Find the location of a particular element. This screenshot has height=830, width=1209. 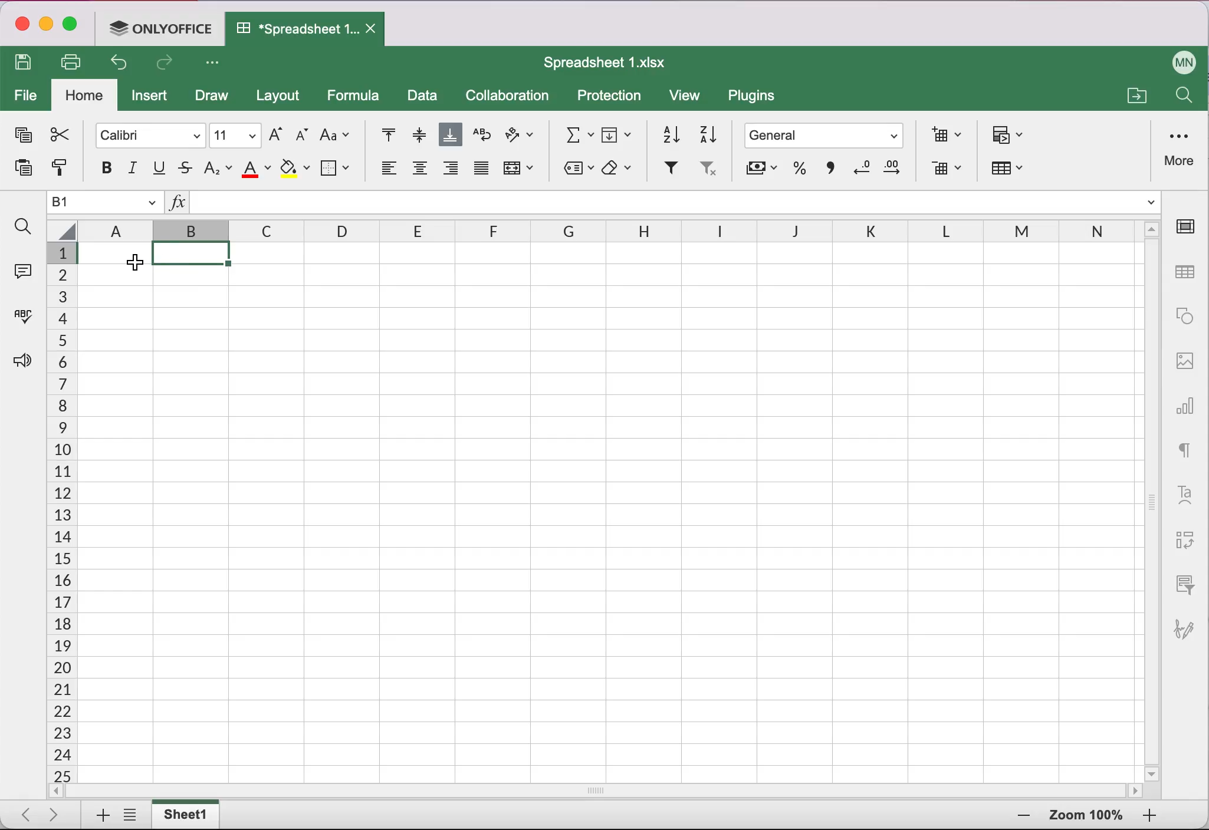

signature is located at coordinates (1190, 623).